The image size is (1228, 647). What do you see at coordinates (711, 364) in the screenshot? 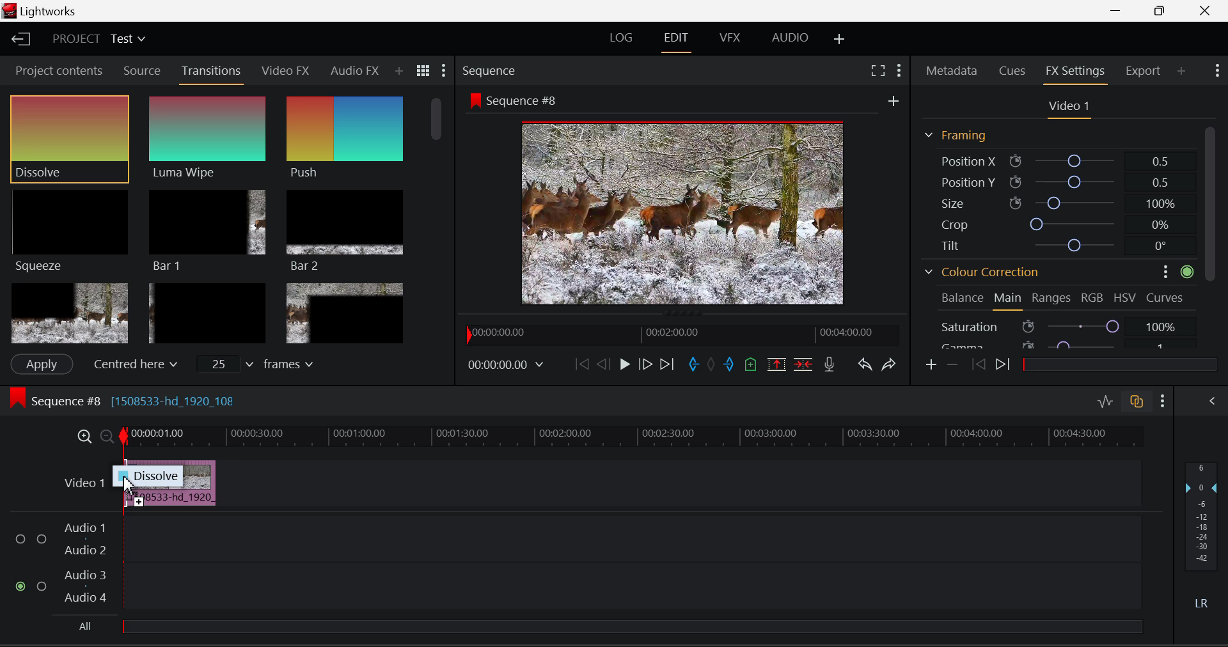
I see `Remove all marks` at bounding box center [711, 364].